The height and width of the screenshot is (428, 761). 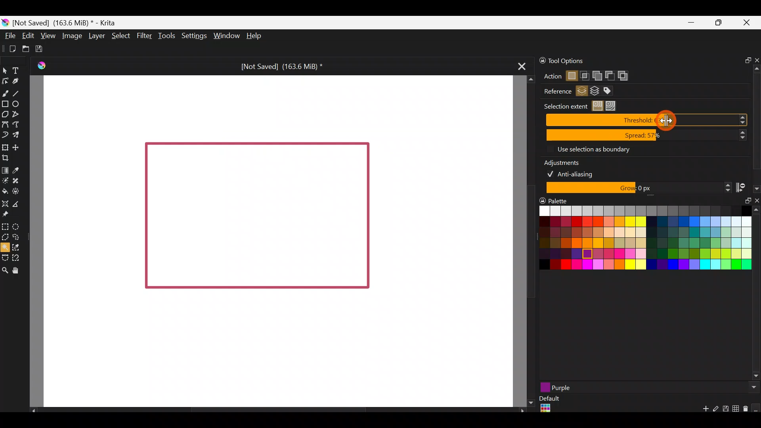 What do you see at coordinates (606, 387) in the screenshot?
I see `Purple color` at bounding box center [606, 387].